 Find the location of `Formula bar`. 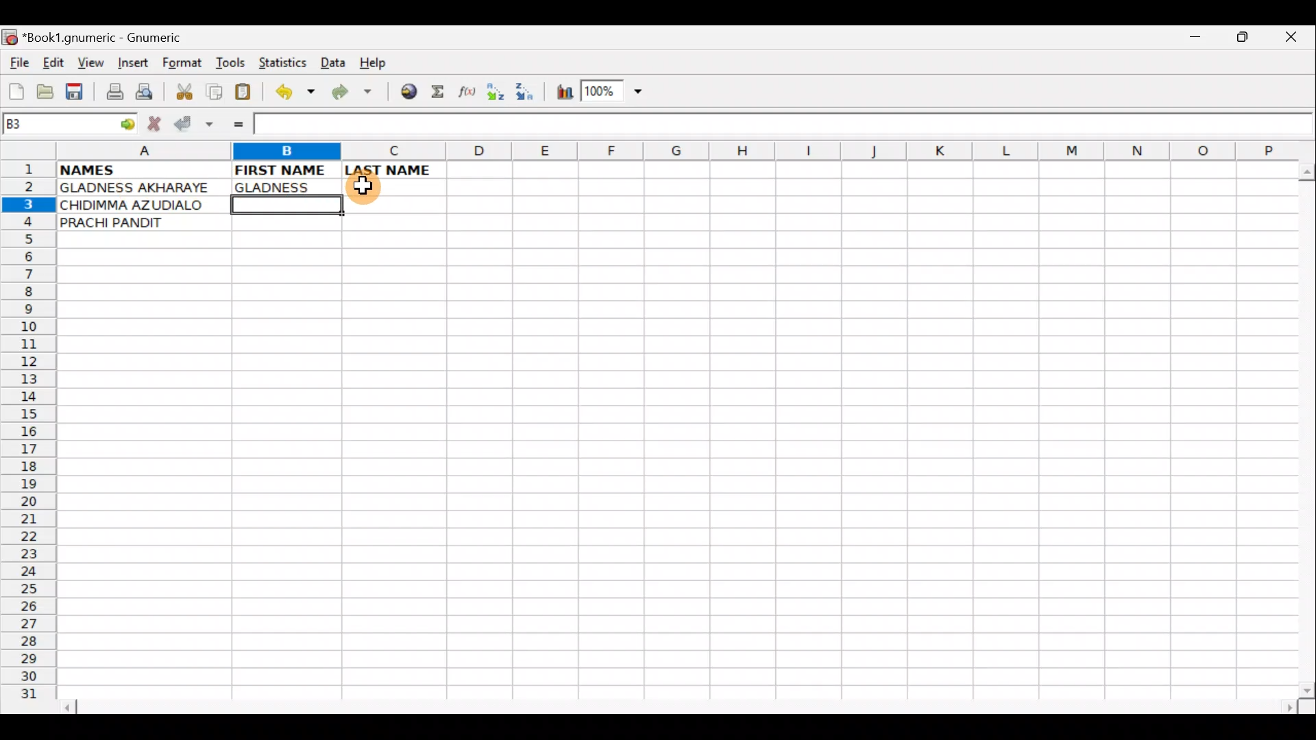

Formula bar is located at coordinates (781, 125).